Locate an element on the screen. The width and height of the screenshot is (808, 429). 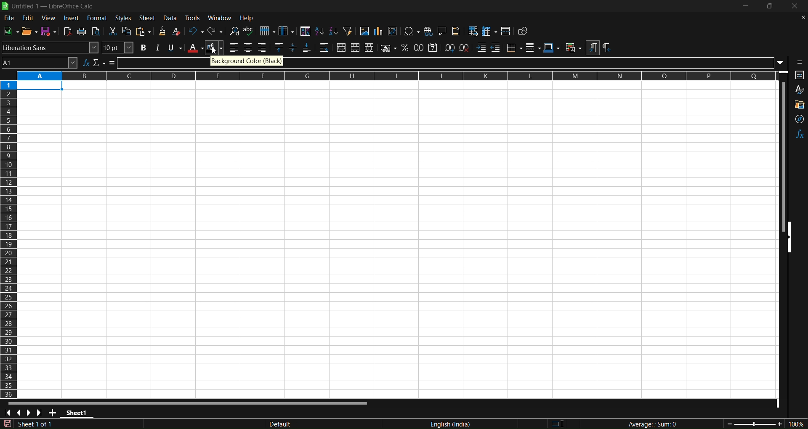
scroll to last sheet is located at coordinates (41, 413).